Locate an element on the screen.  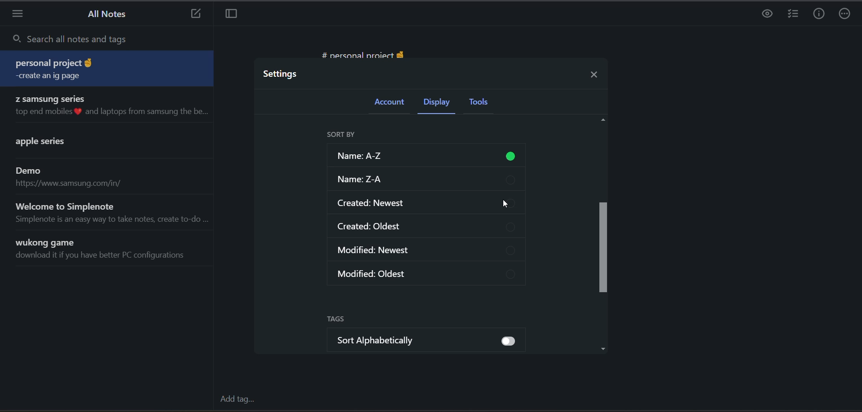
note title and preview is located at coordinates (70, 177).